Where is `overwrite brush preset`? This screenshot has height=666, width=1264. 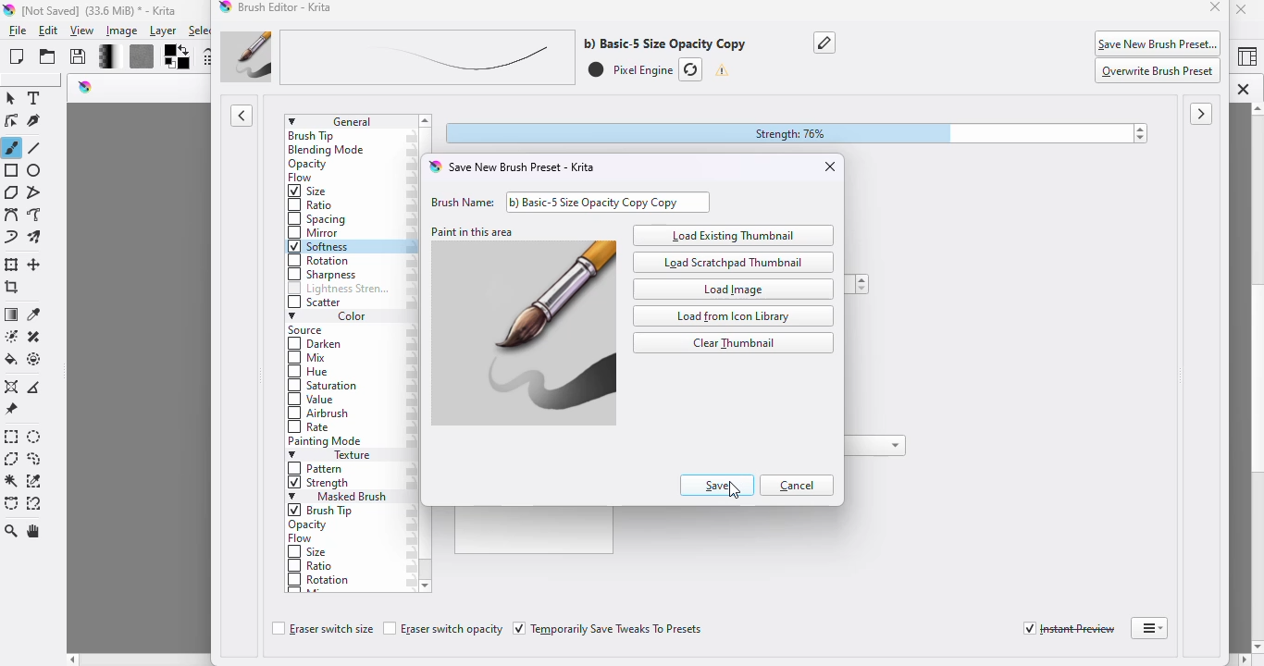
overwrite brush preset is located at coordinates (1159, 71).